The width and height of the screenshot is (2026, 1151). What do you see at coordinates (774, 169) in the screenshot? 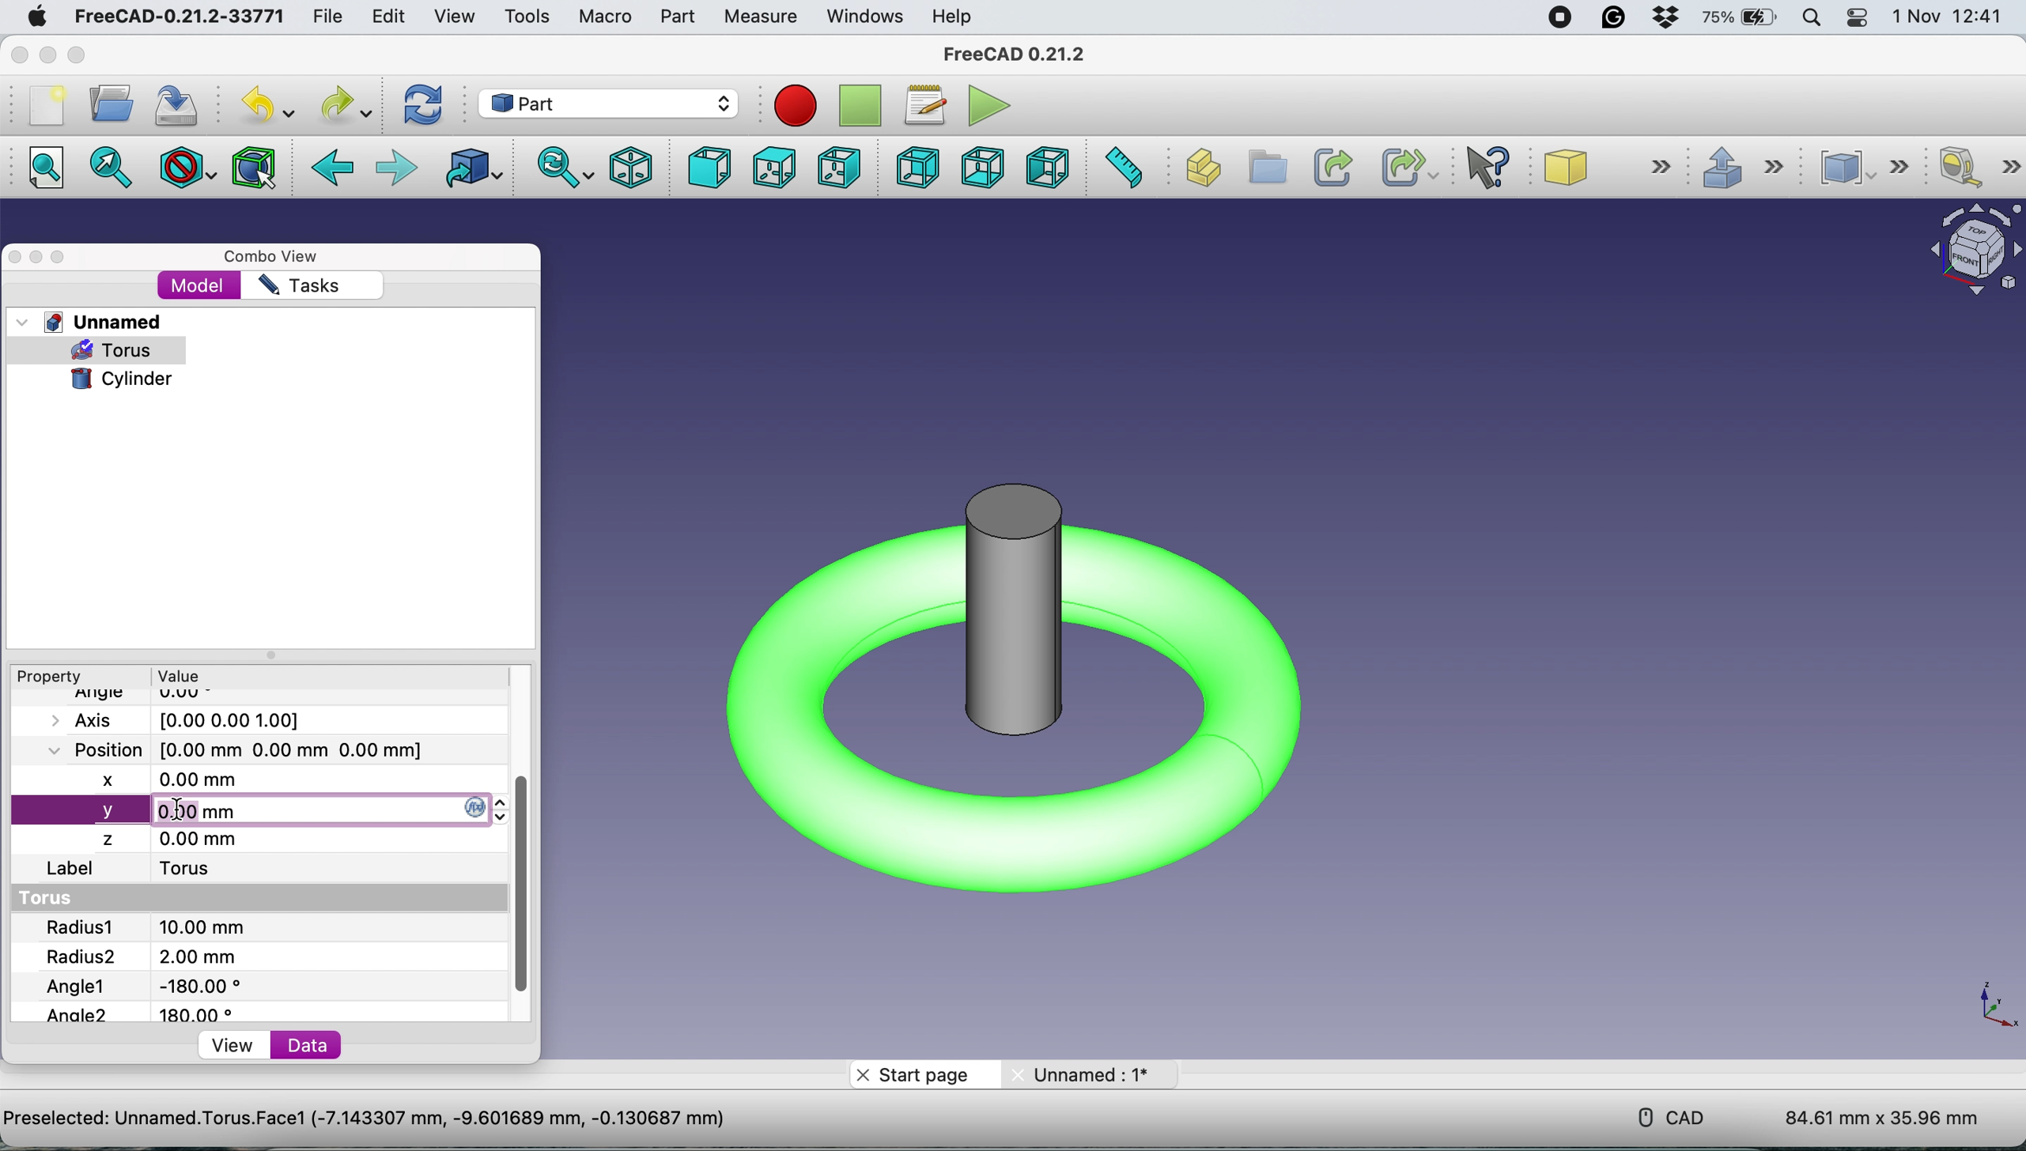
I see `top` at bounding box center [774, 169].